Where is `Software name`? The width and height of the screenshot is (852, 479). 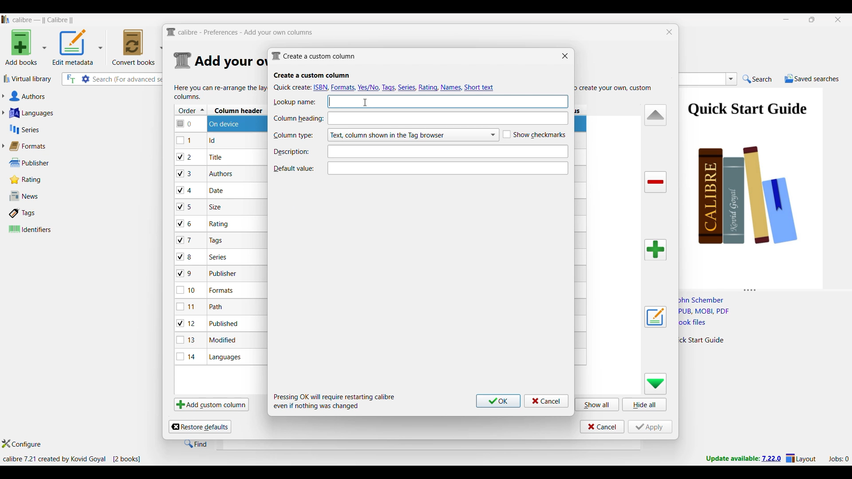
Software name is located at coordinates (43, 20).